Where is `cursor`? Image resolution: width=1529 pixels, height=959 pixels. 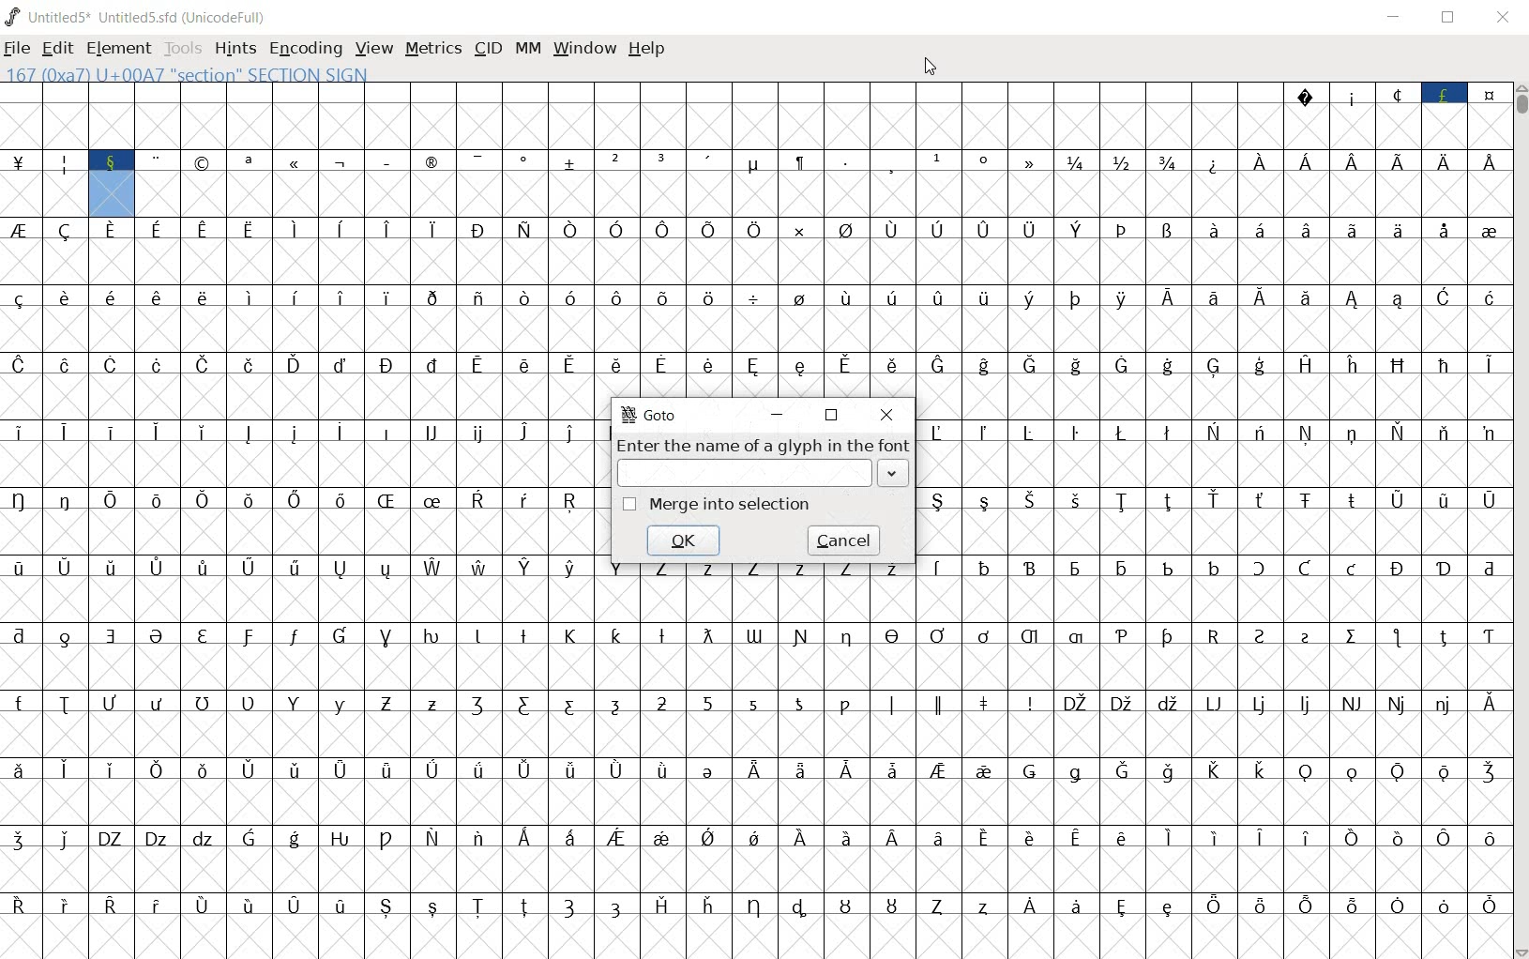 cursor is located at coordinates (933, 68).